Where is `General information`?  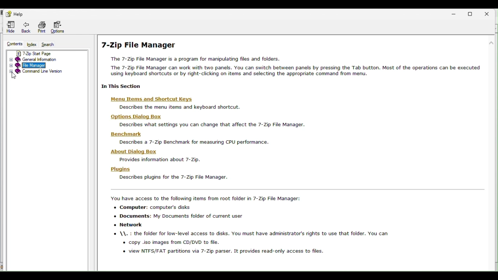 General information is located at coordinates (37, 60).